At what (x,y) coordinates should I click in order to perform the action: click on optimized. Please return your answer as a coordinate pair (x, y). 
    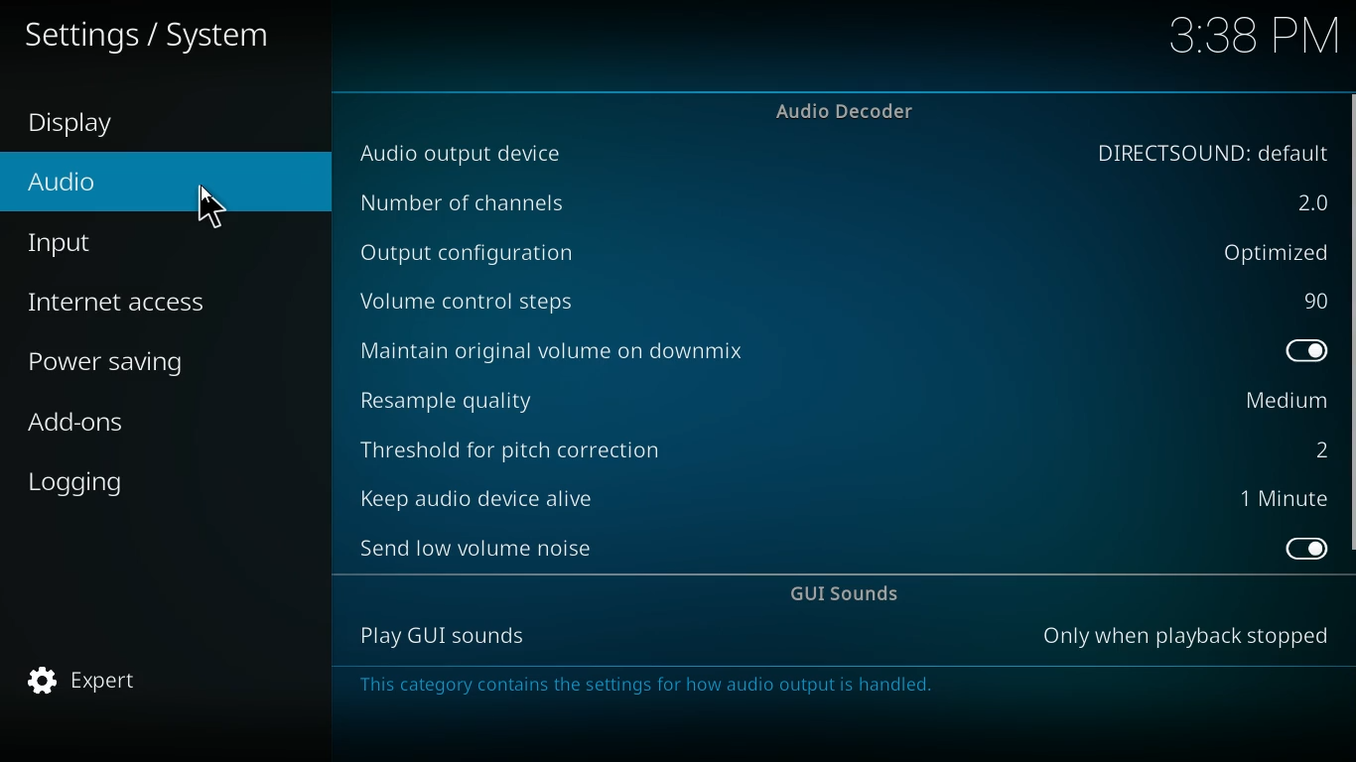
    Looking at the image, I should click on (1267, 252).